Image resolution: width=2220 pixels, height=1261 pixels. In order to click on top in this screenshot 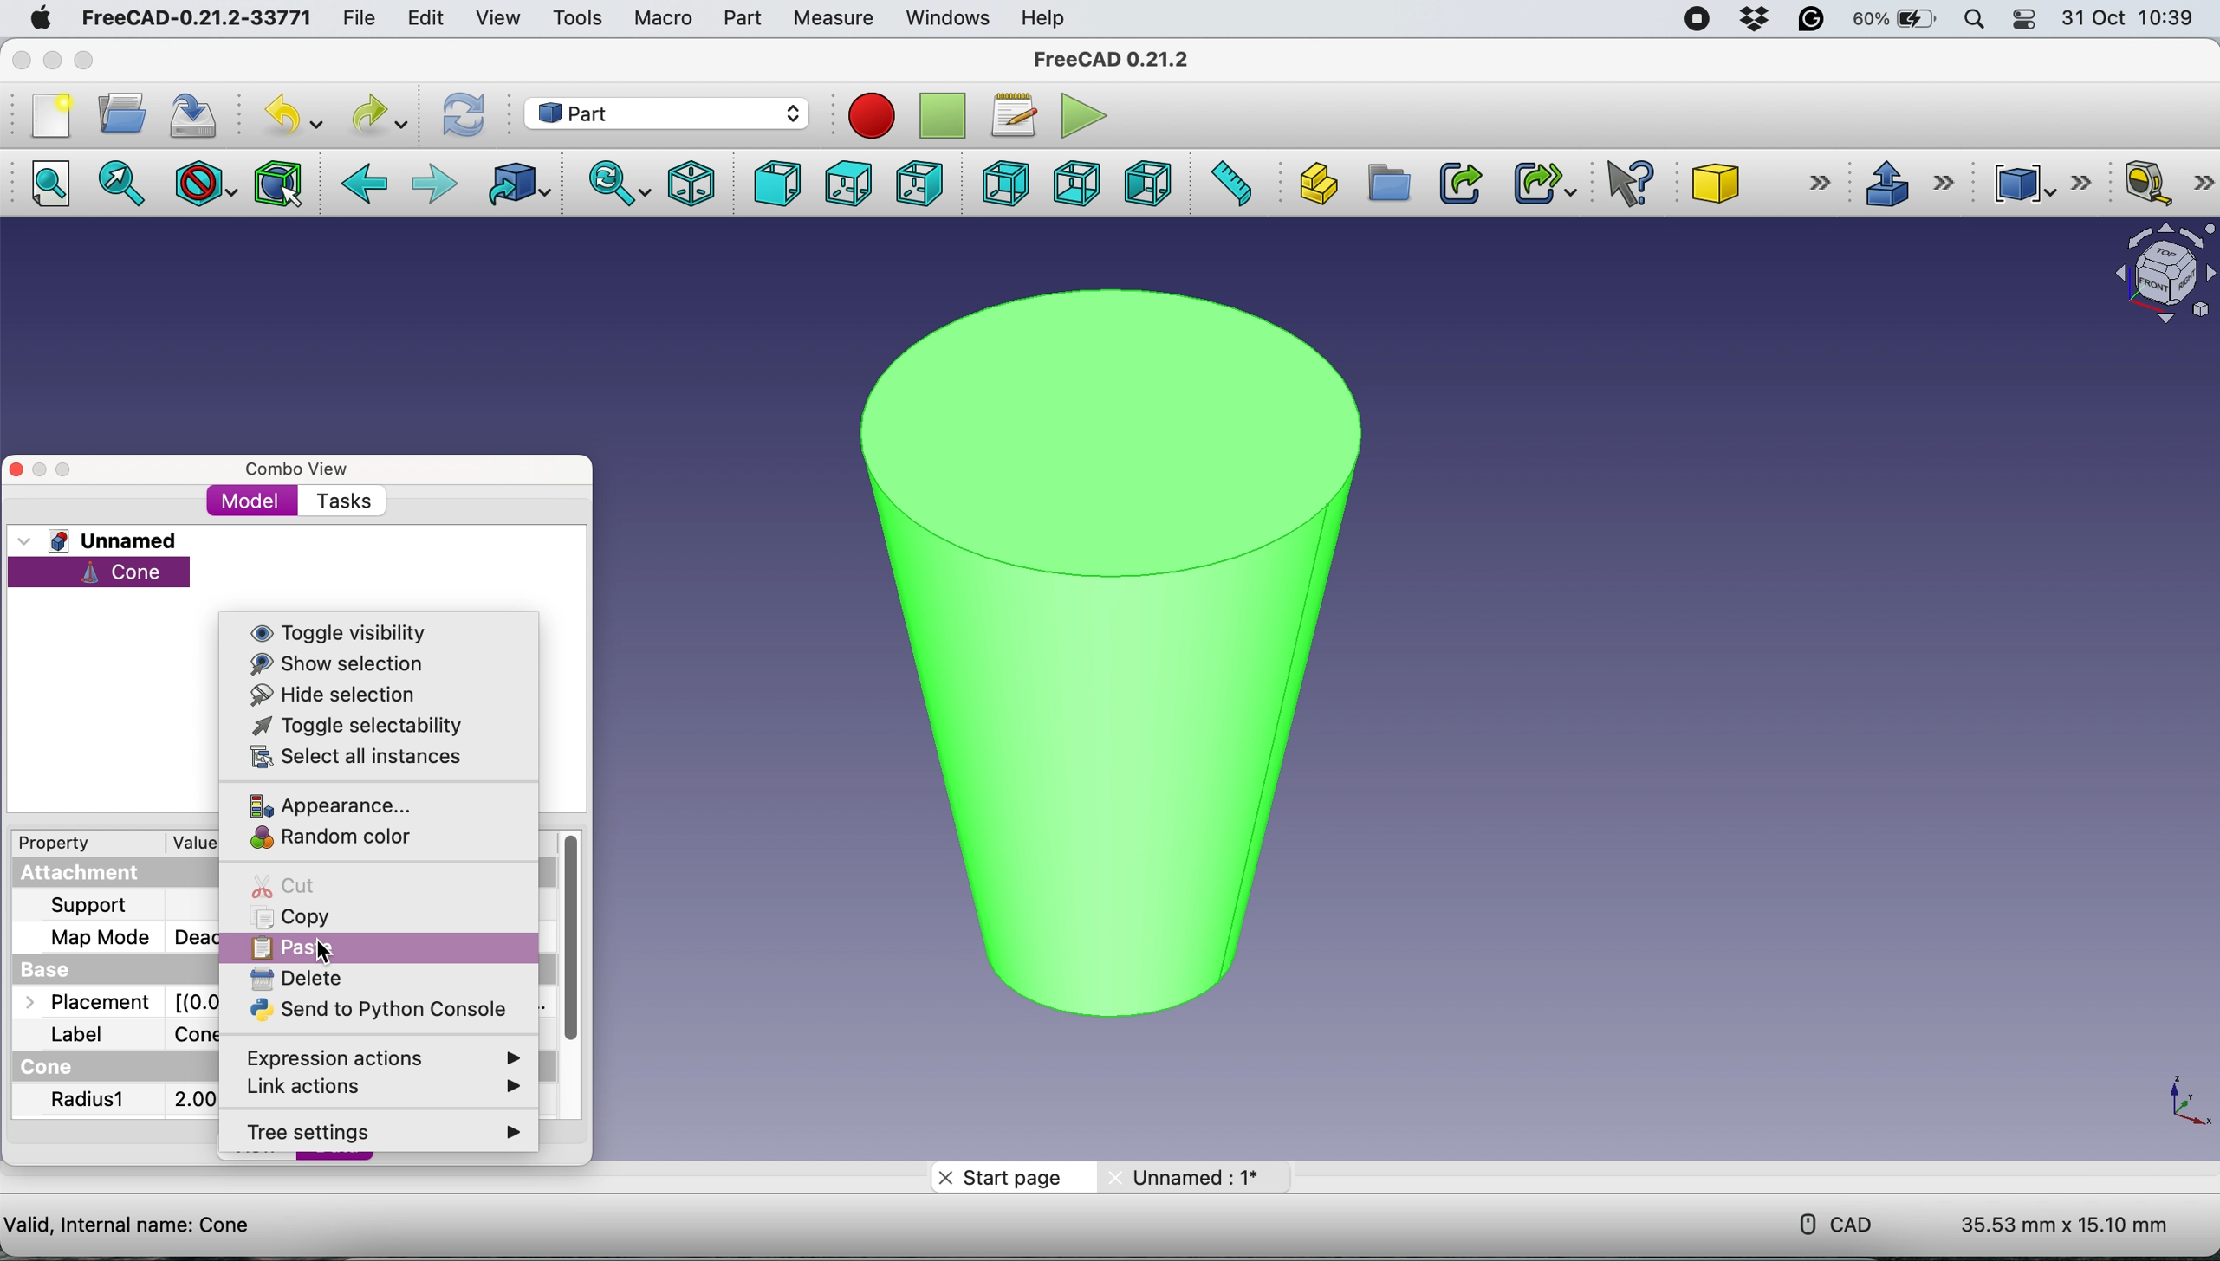, I will do `click(846, 183)`.